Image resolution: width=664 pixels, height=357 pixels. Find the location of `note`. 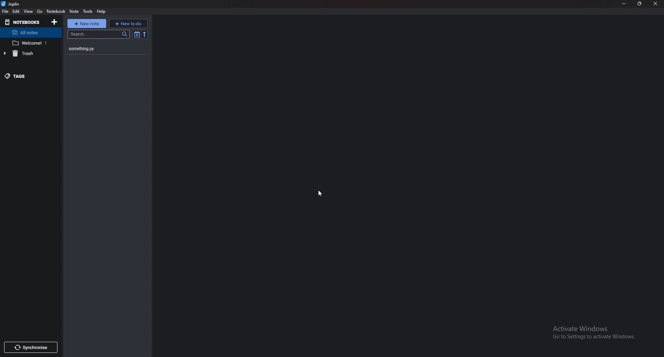

note is located at coordinates (74, 11).